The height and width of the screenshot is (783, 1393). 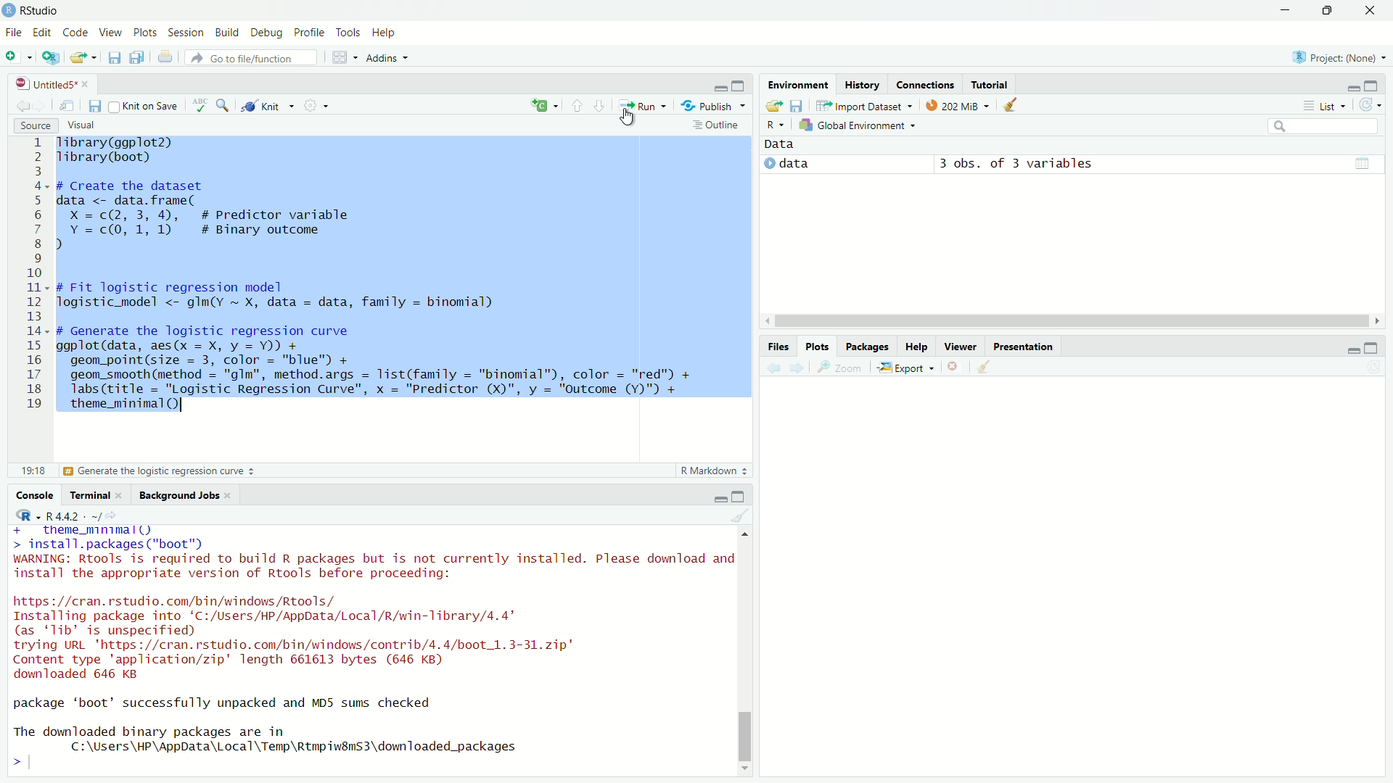 What do you see at coordinates (376, 280) in the screenshot?
I see `Tlibrary(ggplot2)

library (boot)

# Create the dataset

data <- data.frame(
X =c(2, 3, 4), # Predictor variable
Y =c(, 1, 1) # Binary outcome

J

# Fit logistic regression model

Togistic_model <- gIm(Y ~ X, data = data, family = binomial) I

# Generate the logistic regression curve

ggplot(data, aes(x = X, y = Y)) +
geom_point(size = 3, color = "blue") +
geom_smooth(method = "gm", method.args = list(family = "binomial™), color = "red") +
Tabs (title = "Logistic Regression Curve", x = "Predictor (X)", y = "outcome (Y)") +
theme_minimal()` at bounding box center [376, 280].